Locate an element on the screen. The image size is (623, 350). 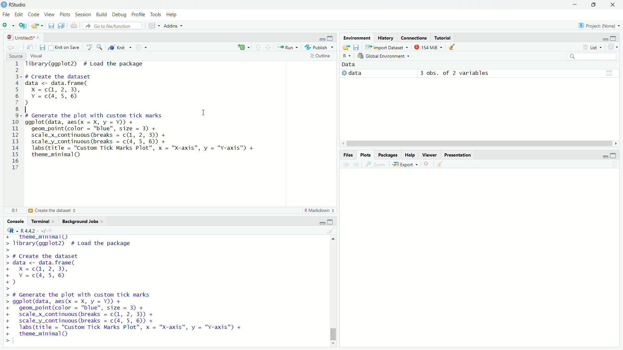
previous plot is located at coordinates (344, 164).